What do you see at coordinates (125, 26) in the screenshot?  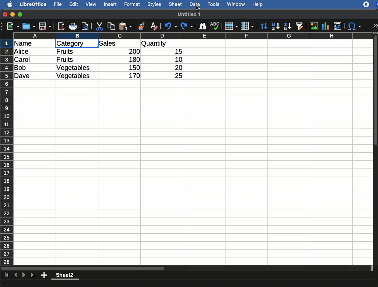 I see `paste` at bounding box center [125, 26].